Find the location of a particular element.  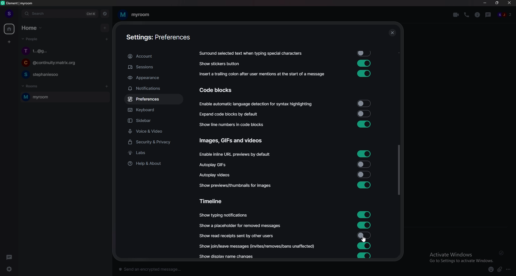

People is located at coordinates (29, 40).